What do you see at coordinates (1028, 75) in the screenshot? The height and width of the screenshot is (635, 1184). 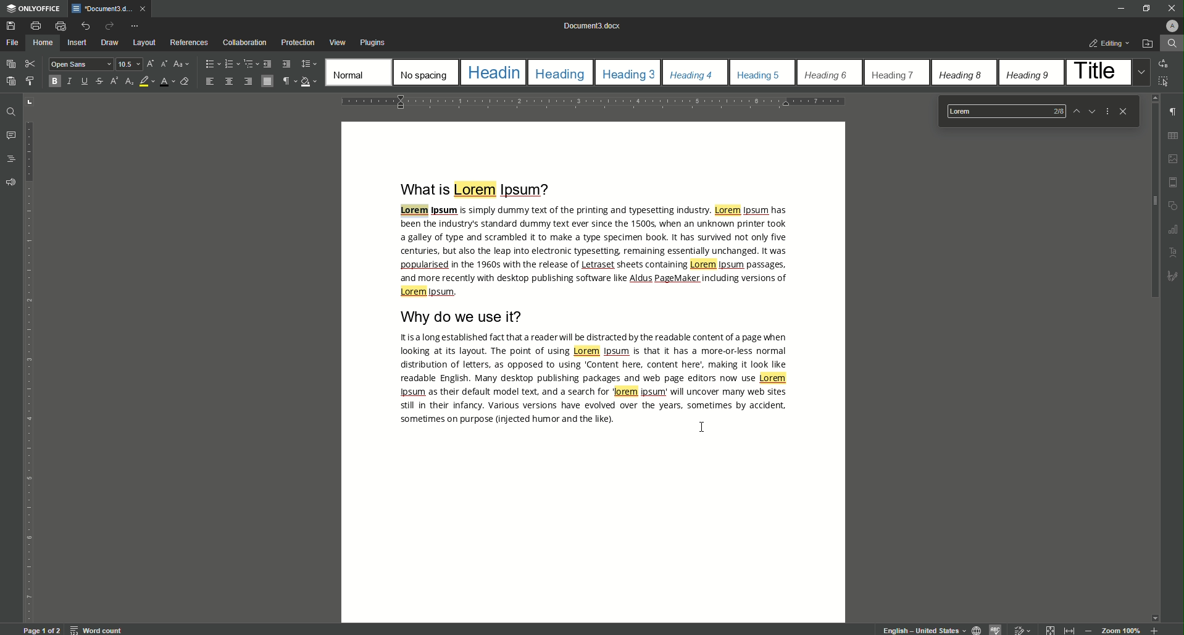 I see `Heading 9` at bounding box center [1028, 75].